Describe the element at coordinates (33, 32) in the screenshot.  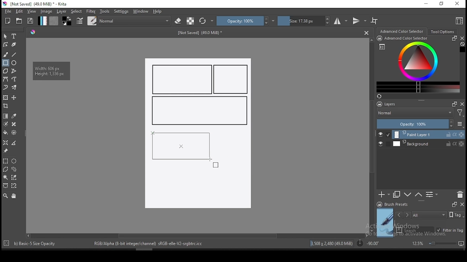
I see `Hue` at that location.